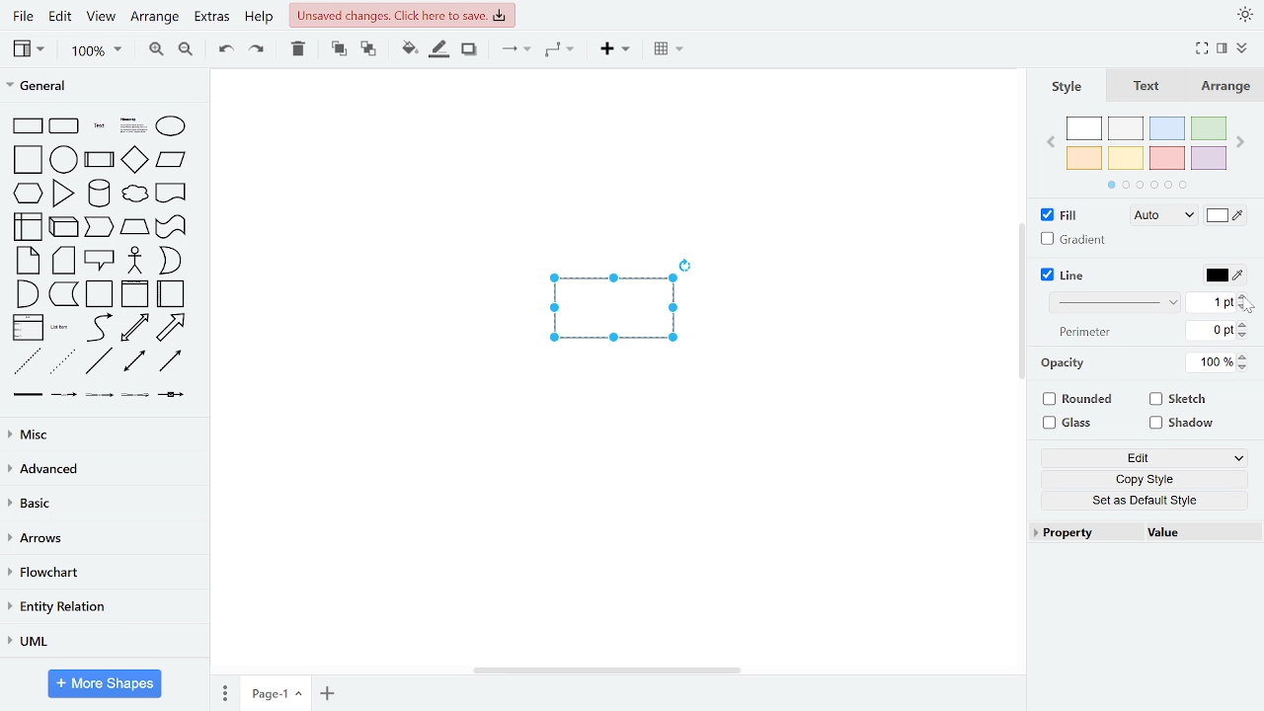 Image resolution: width=1264 pixels, height=711 pixels. What do you see at coordinates (99, 51) in the screenshot?
I see `zoom` at bounding box center [99, 51].